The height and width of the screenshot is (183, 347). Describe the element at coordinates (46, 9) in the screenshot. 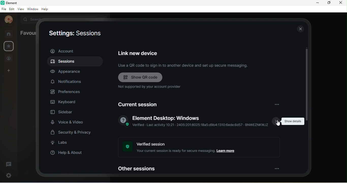

I see `help` at that location.